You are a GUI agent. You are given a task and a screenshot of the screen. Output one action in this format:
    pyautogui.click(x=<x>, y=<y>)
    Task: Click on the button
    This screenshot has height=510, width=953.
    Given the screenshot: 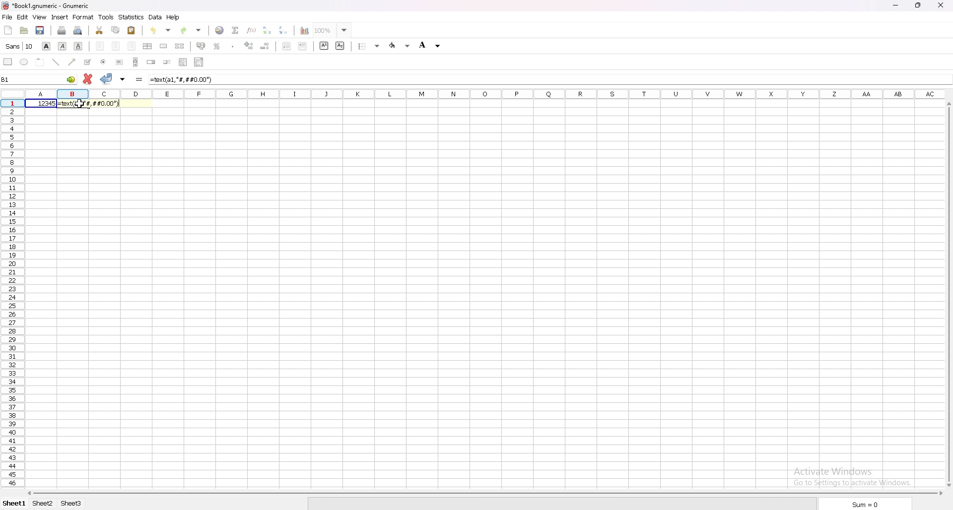 What is the action you would take?
    pyautogui.click(x=119, y=62)
    